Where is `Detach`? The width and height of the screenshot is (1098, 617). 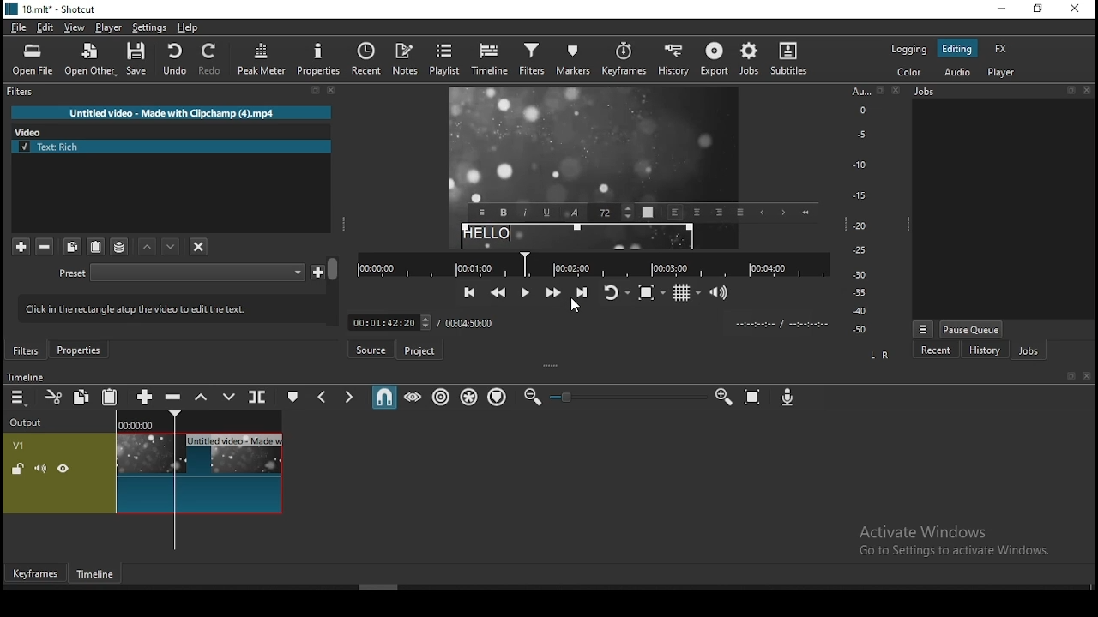
Detach is located at coordinates (1071, 90).